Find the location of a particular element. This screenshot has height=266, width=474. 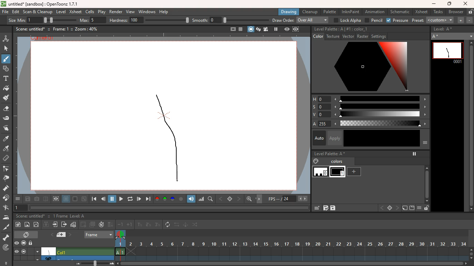

Col1 is located at coordinates (85, 251).